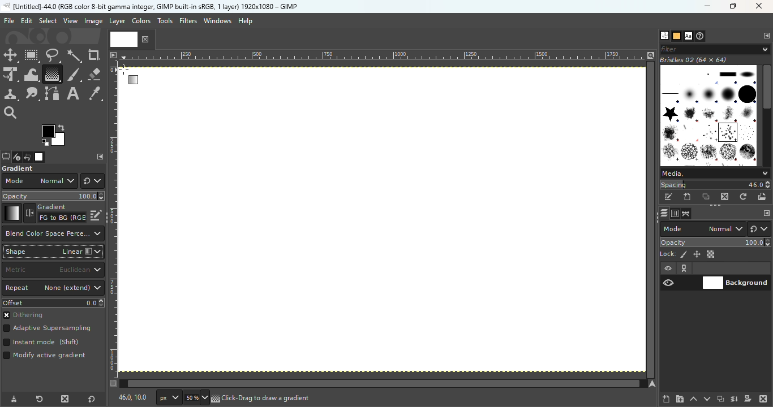 The width and height of the screenshot is (773, 407). I want to click on Colors, so click(140, 20).